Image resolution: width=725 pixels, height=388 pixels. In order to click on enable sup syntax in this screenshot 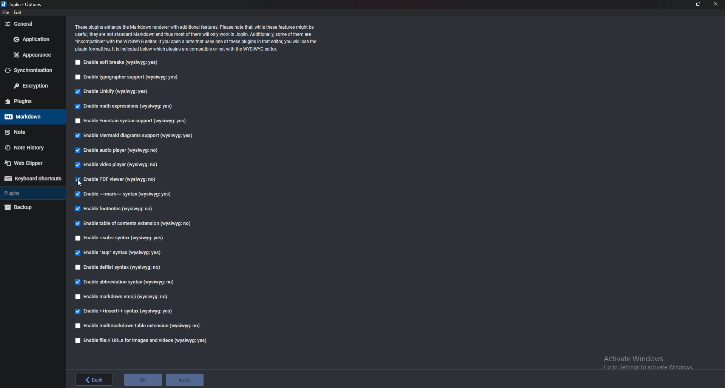, I will do `click(119, 253)`.